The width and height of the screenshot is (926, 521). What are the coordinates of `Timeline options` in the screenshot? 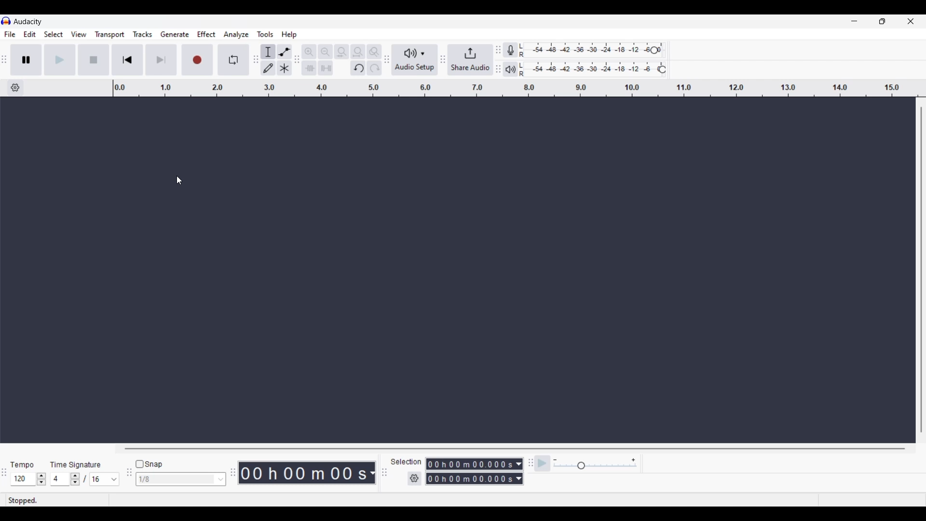 It's located at (15, 88).